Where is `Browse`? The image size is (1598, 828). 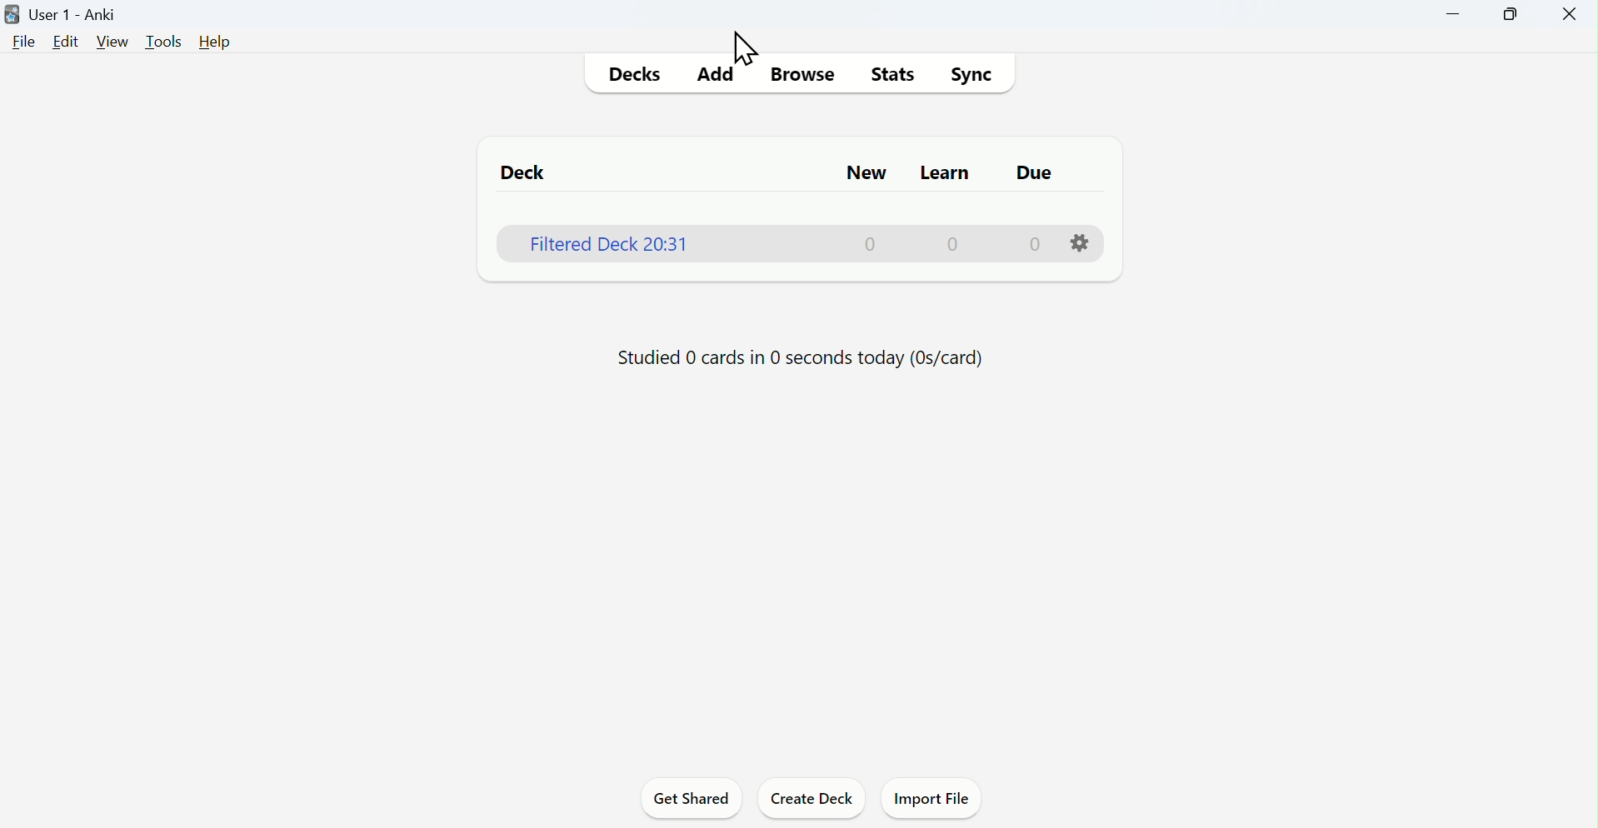
Browse is located at coordinates (807, 77).